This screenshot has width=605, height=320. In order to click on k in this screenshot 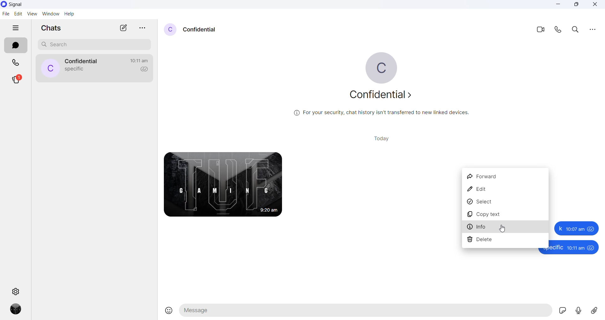, I will do `click(559, 228)`.